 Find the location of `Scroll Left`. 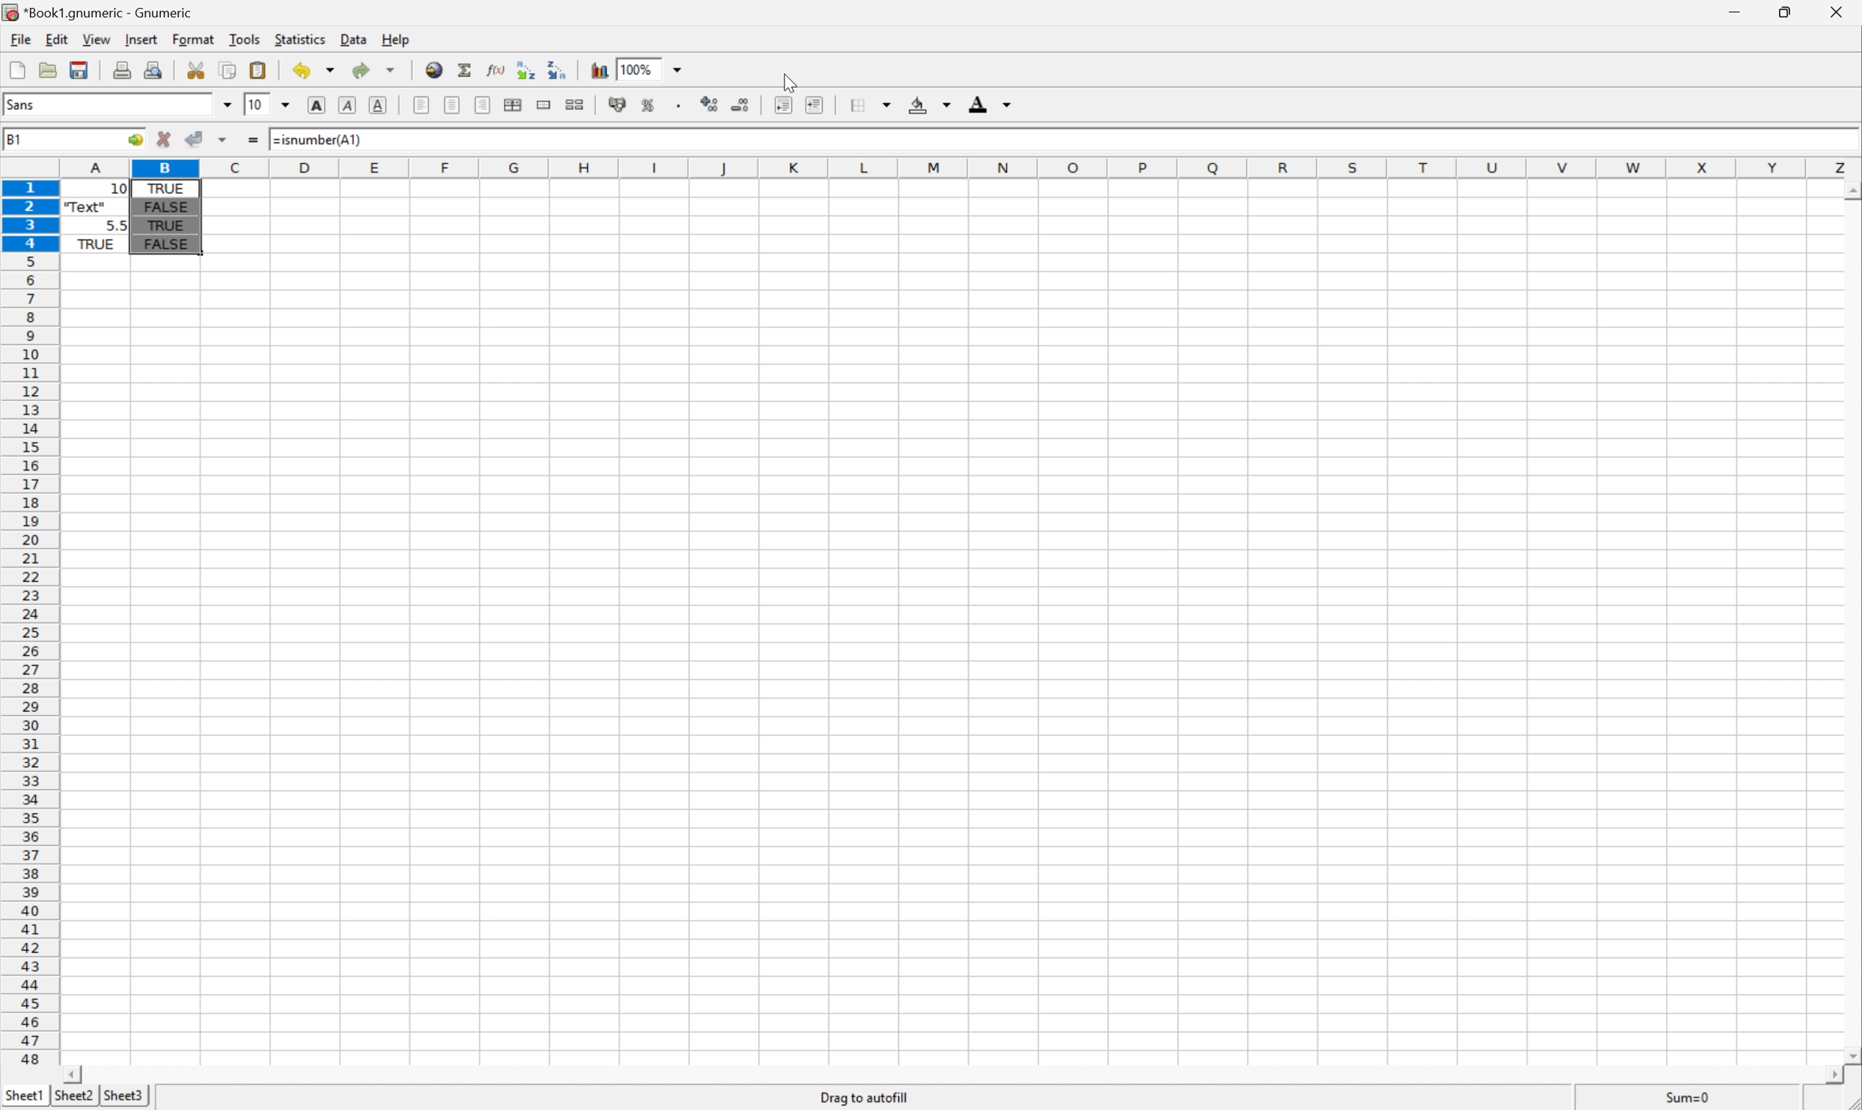

Scroll Left is located at coordinates (71, 1074).